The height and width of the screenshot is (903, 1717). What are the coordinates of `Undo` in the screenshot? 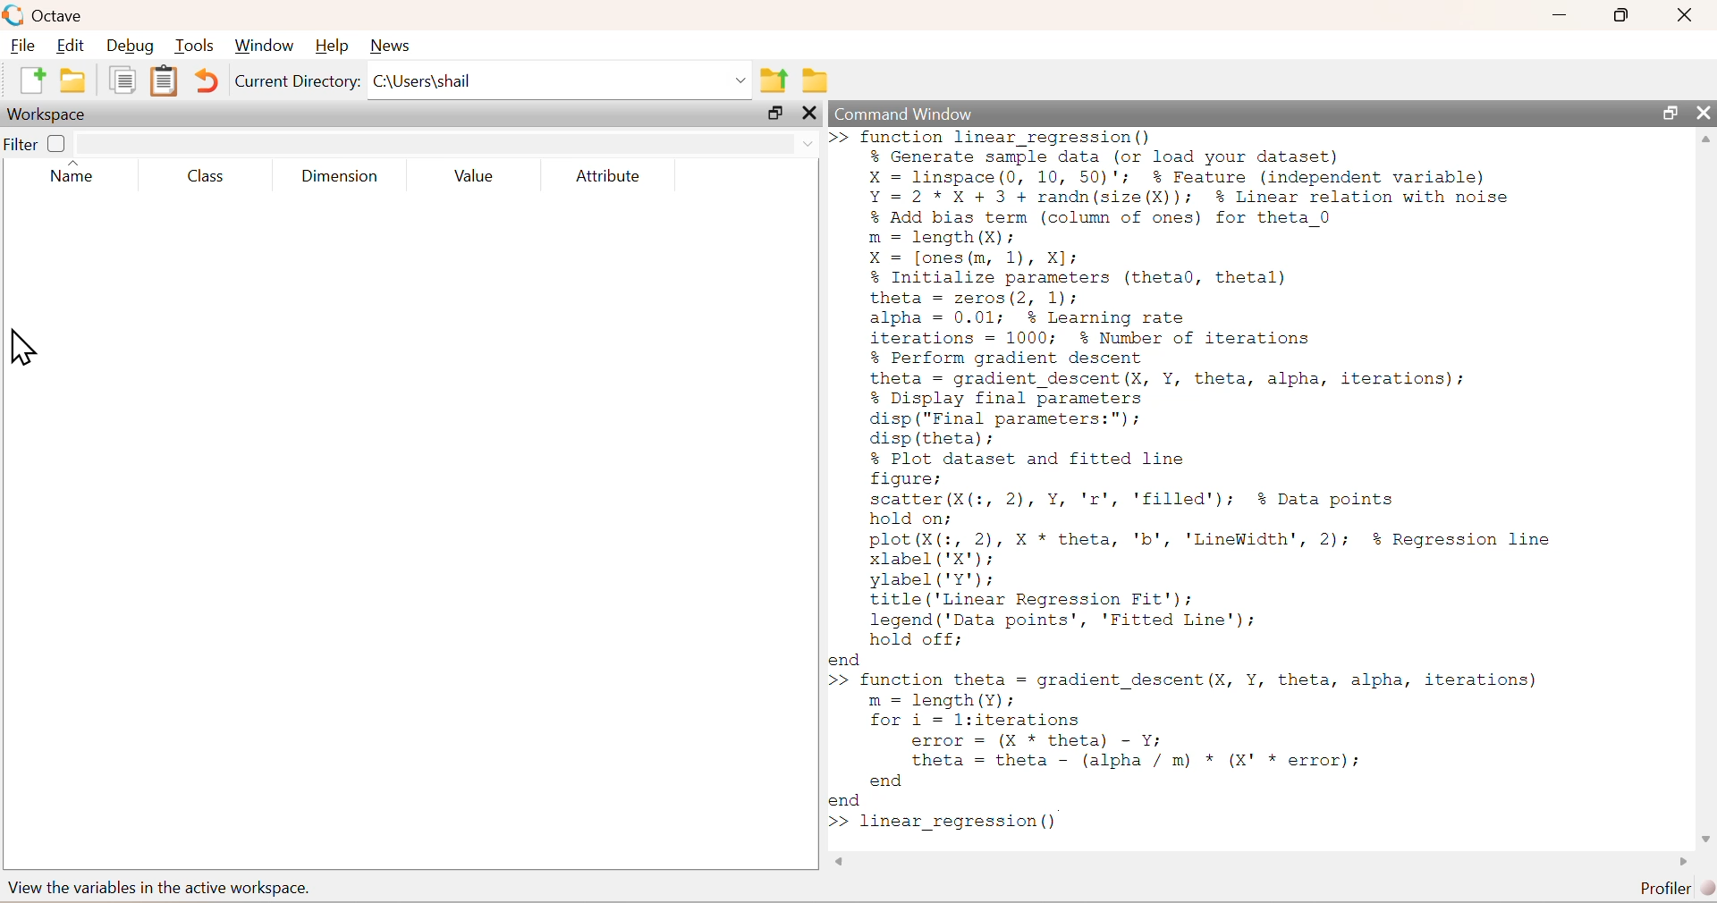 It's located at (206, 81).